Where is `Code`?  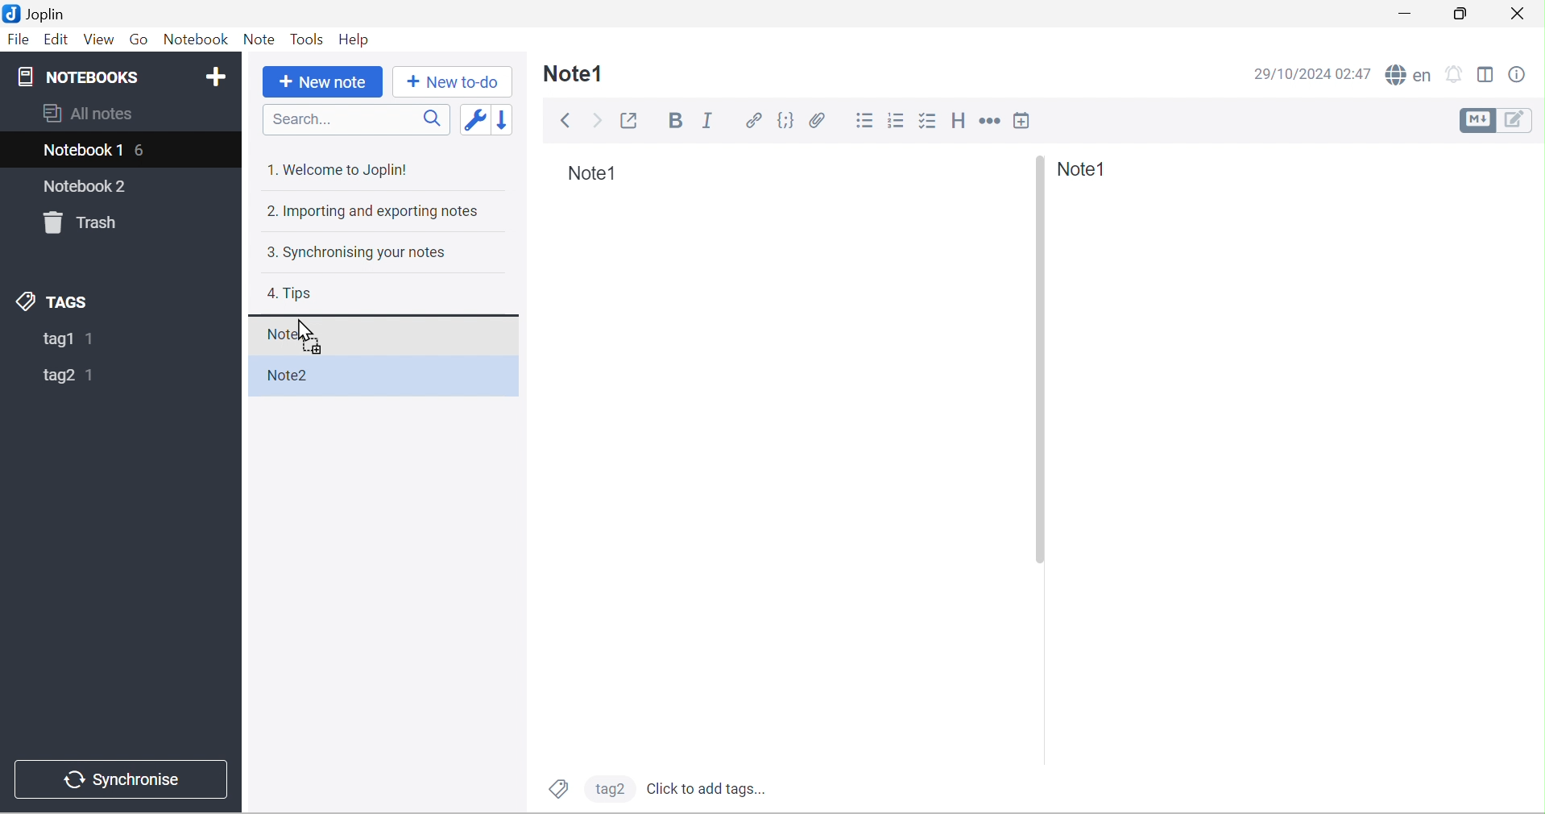
Code is located at coordinates (786, 120).